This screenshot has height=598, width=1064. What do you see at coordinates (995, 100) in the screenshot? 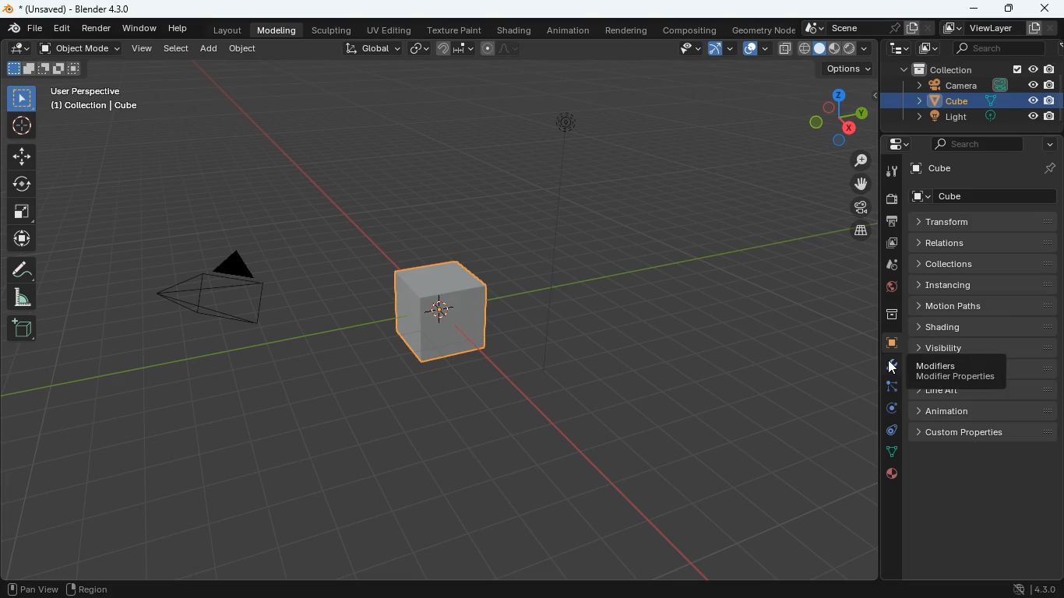
I see `` at bounding box center [995, 100].